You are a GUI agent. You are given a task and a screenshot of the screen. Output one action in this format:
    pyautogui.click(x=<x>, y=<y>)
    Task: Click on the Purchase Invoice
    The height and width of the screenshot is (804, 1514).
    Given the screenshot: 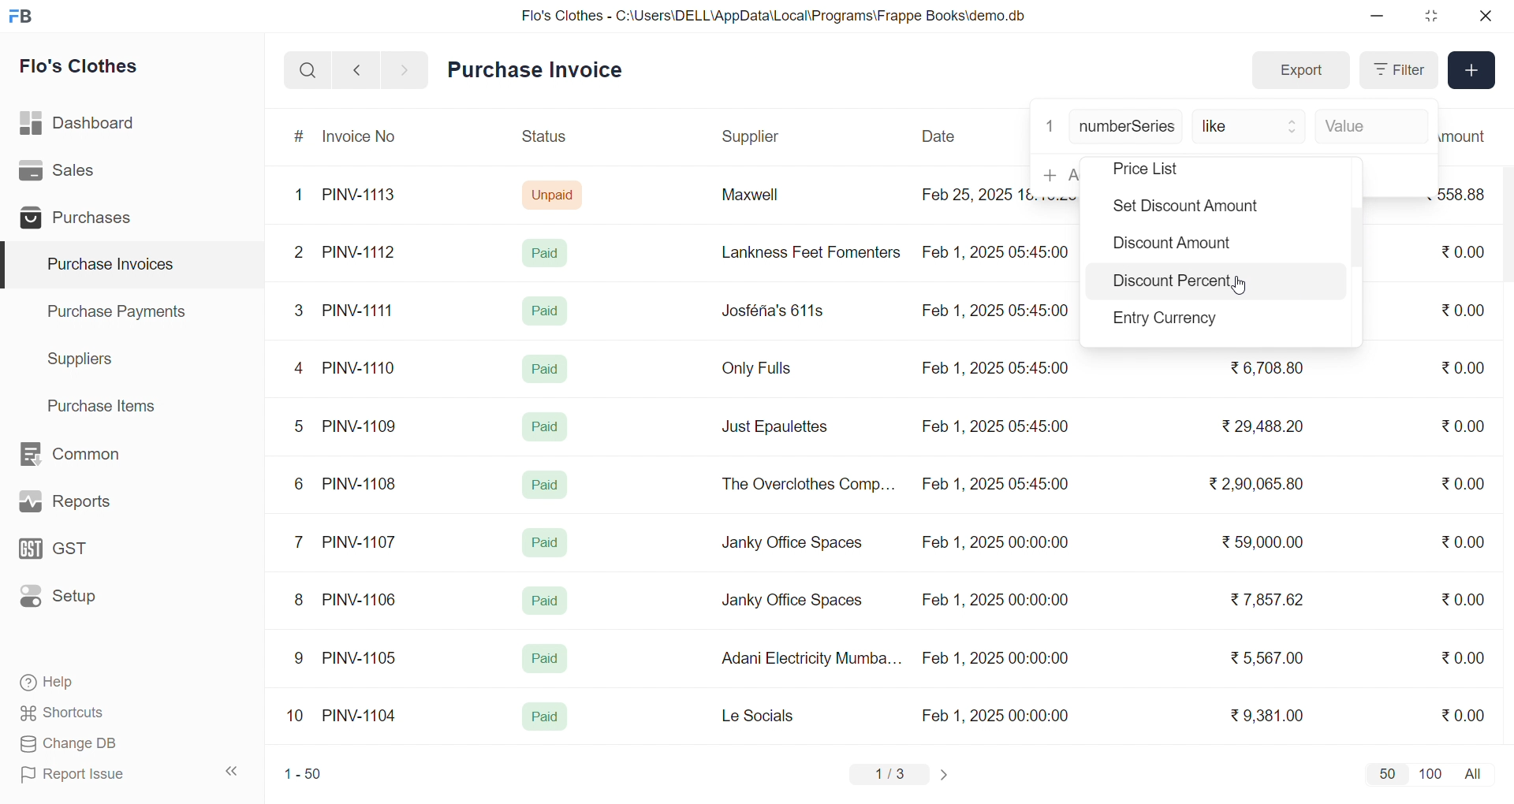 What is the action you would take?
    pyautogui.click(x=540, y=70)
    